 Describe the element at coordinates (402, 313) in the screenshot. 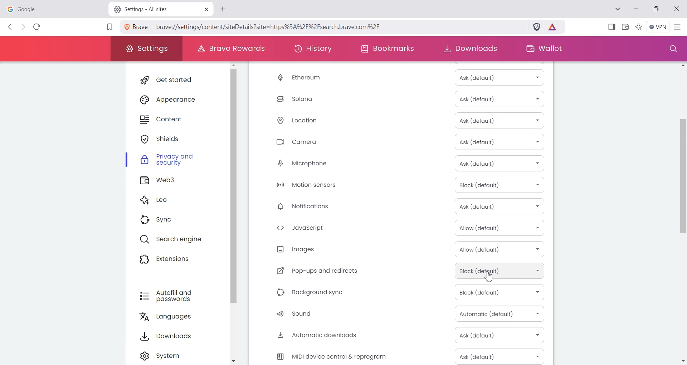

I see `Sound Automatic (Default)` at that location.